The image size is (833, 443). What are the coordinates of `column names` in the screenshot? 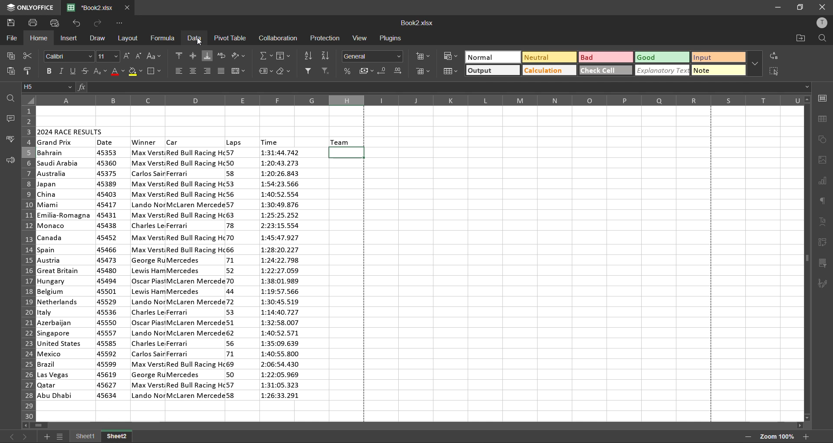 It's located at (420, 100).